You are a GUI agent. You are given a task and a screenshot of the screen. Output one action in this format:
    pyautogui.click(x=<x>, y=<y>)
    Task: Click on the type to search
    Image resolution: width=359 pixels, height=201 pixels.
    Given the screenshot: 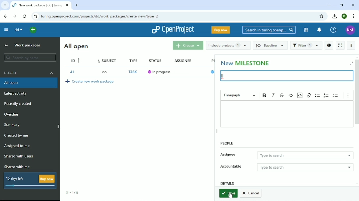 What is the action you would take?
    pyautogui.click(x=305, y=154)
    